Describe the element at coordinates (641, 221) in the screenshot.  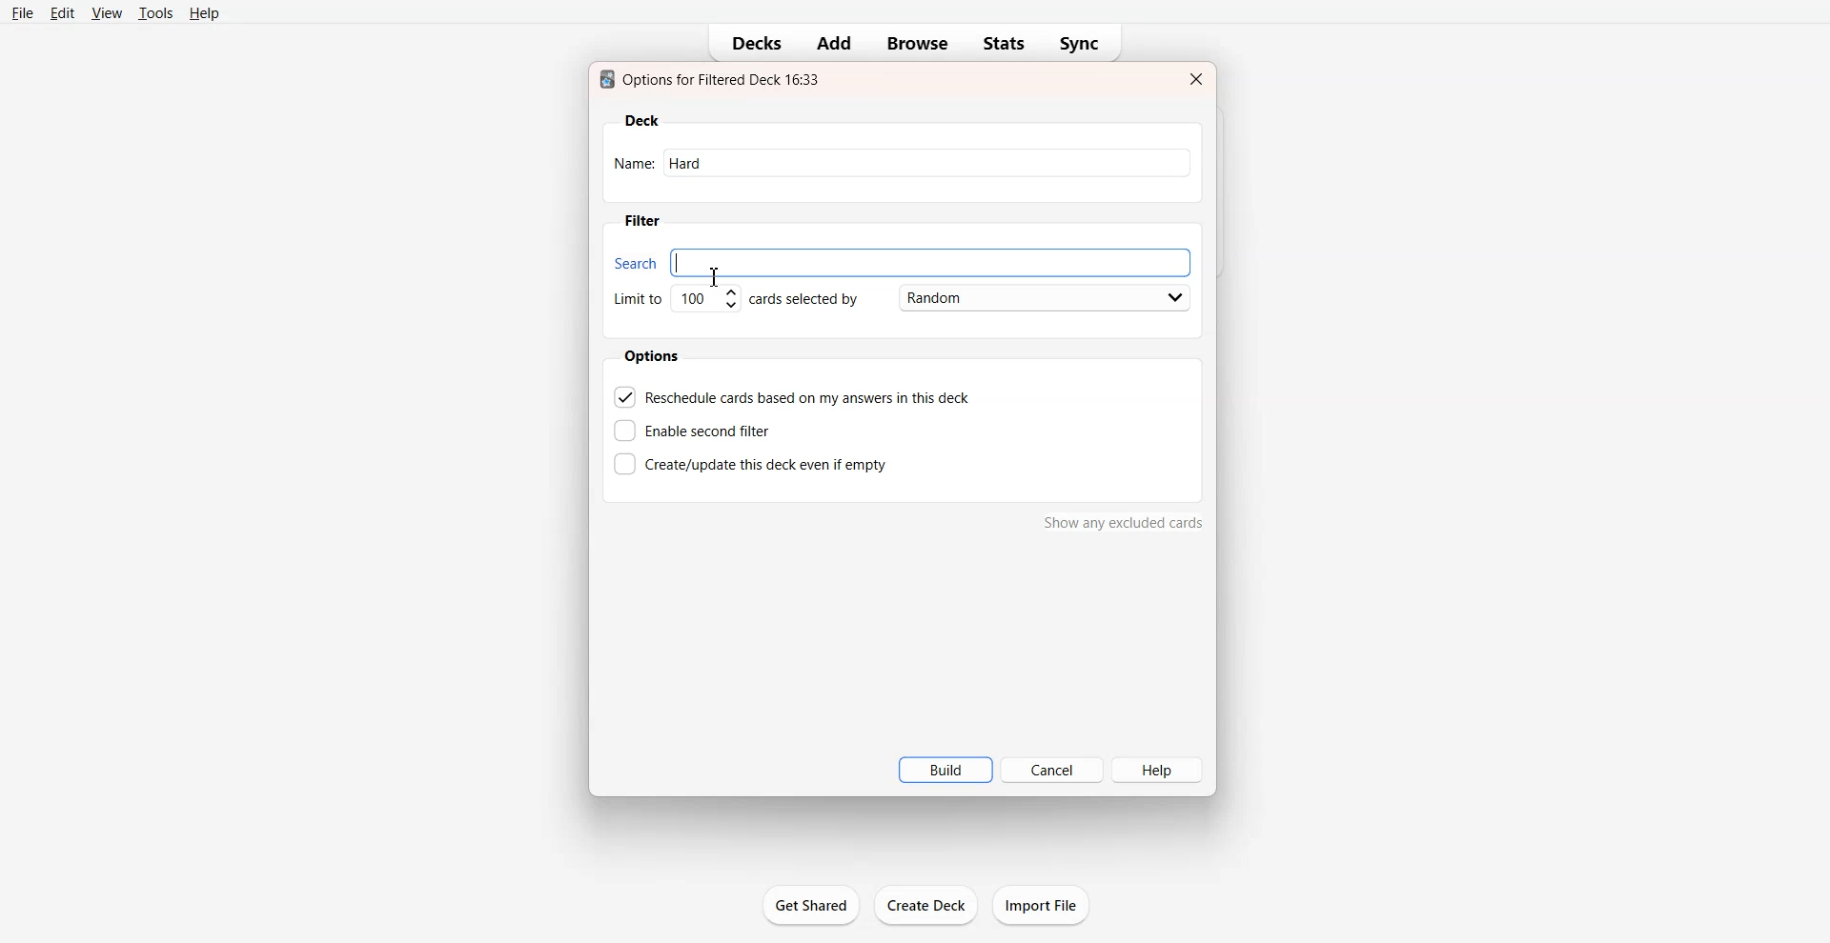
I see `Filter` at that location.